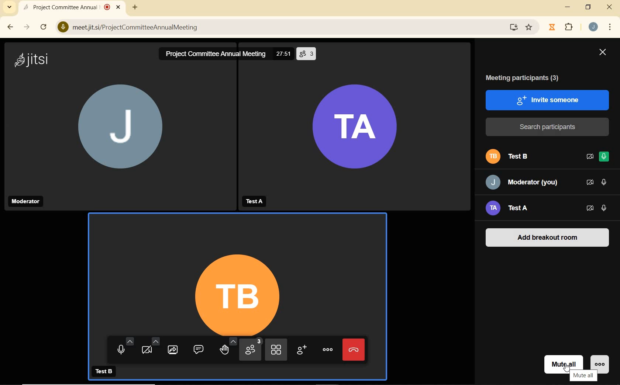 This screenshot has height=385, width=620. Describe the element at coordinates (517, 208) in the screenshot. I see `PARTICIPANT A` at that location.